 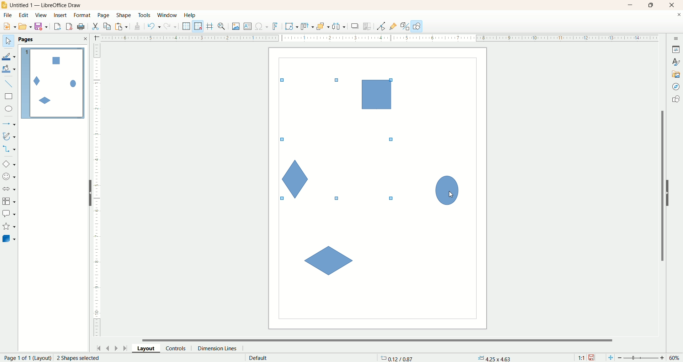 I want to click on print, so click(x=70, y=26).